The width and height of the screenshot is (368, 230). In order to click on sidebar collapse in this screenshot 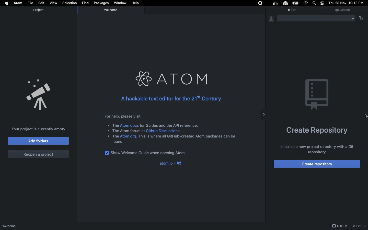, I will do `click(264, 115)`.